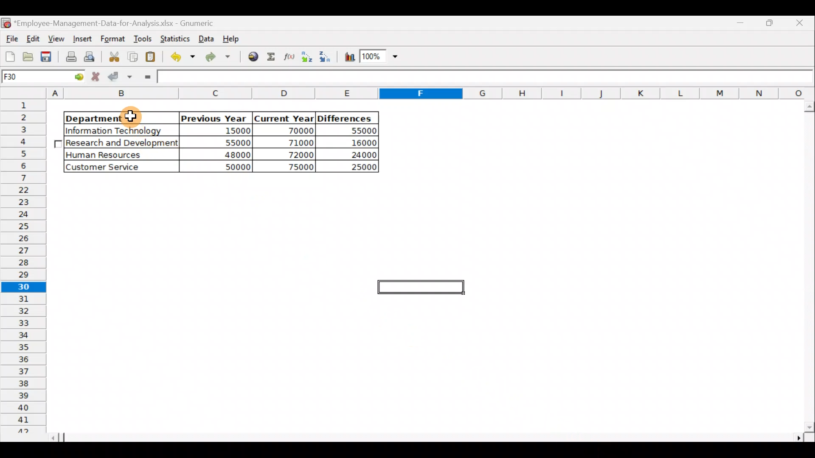 This screenshot has width=815, height=458. I want to click on Paste the clipboard, so click(152, 57).